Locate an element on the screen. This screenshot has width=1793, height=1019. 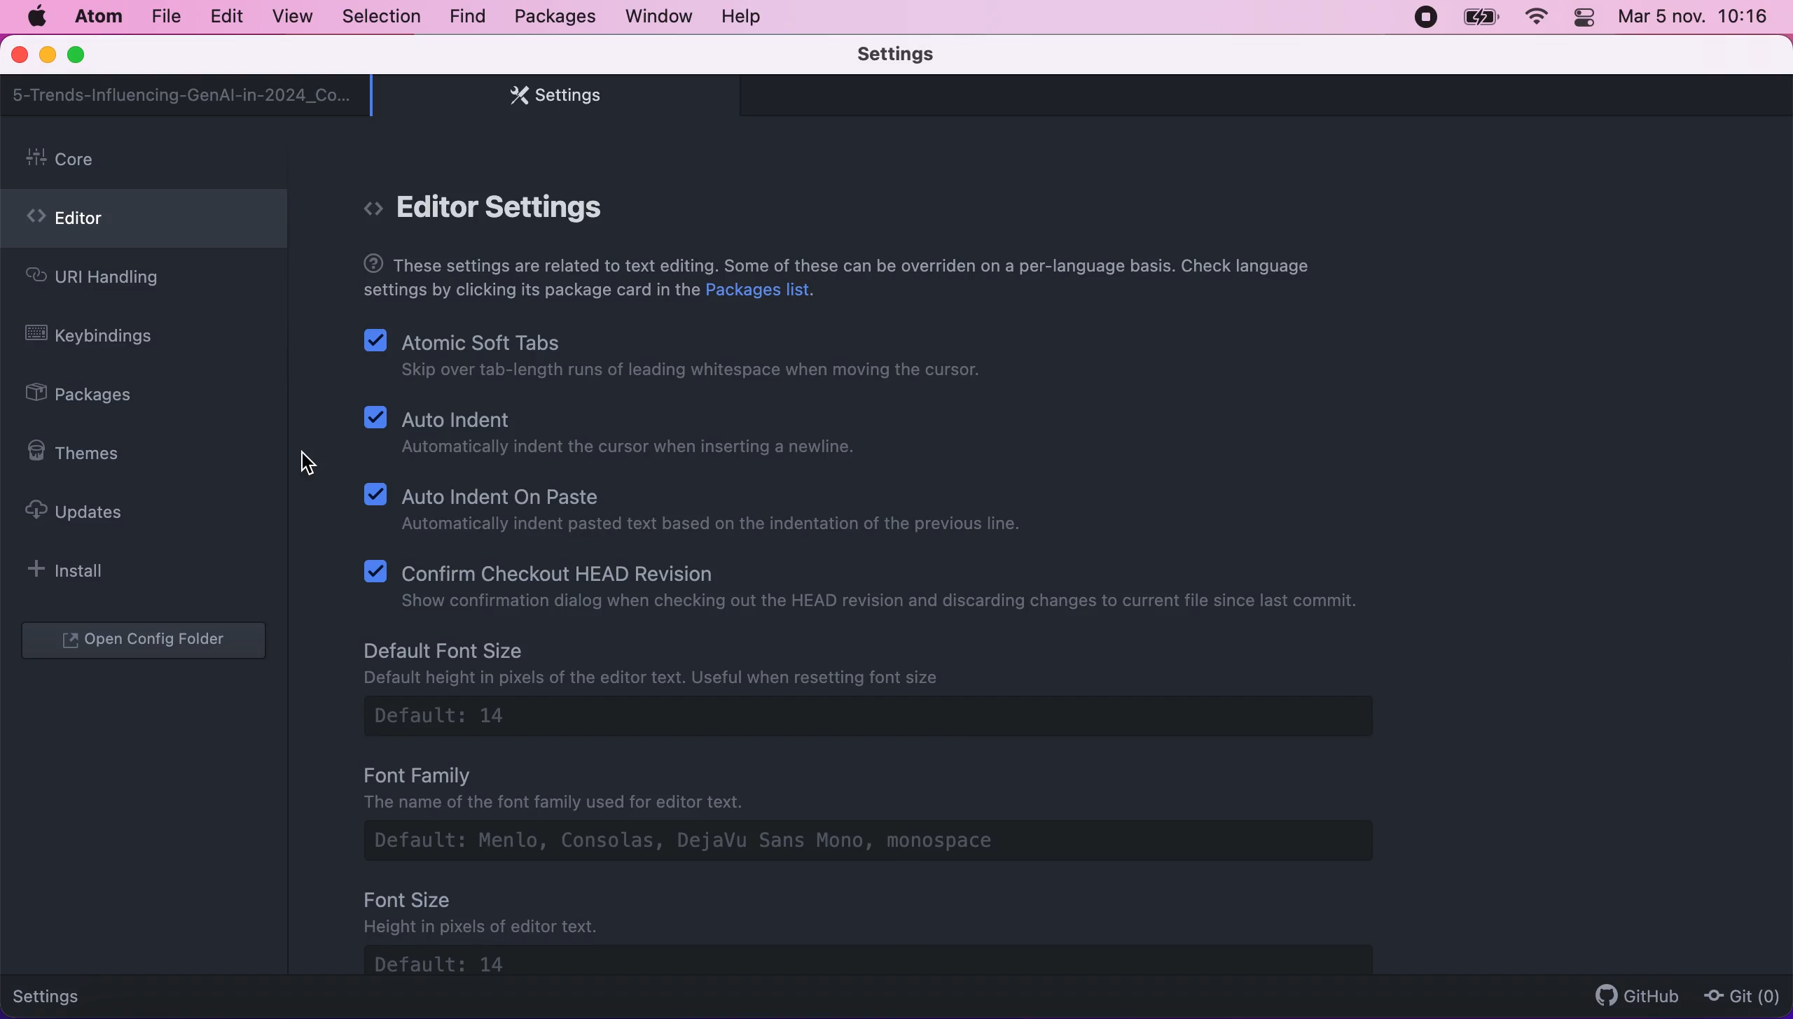
find is located at coordinates (467, 17).